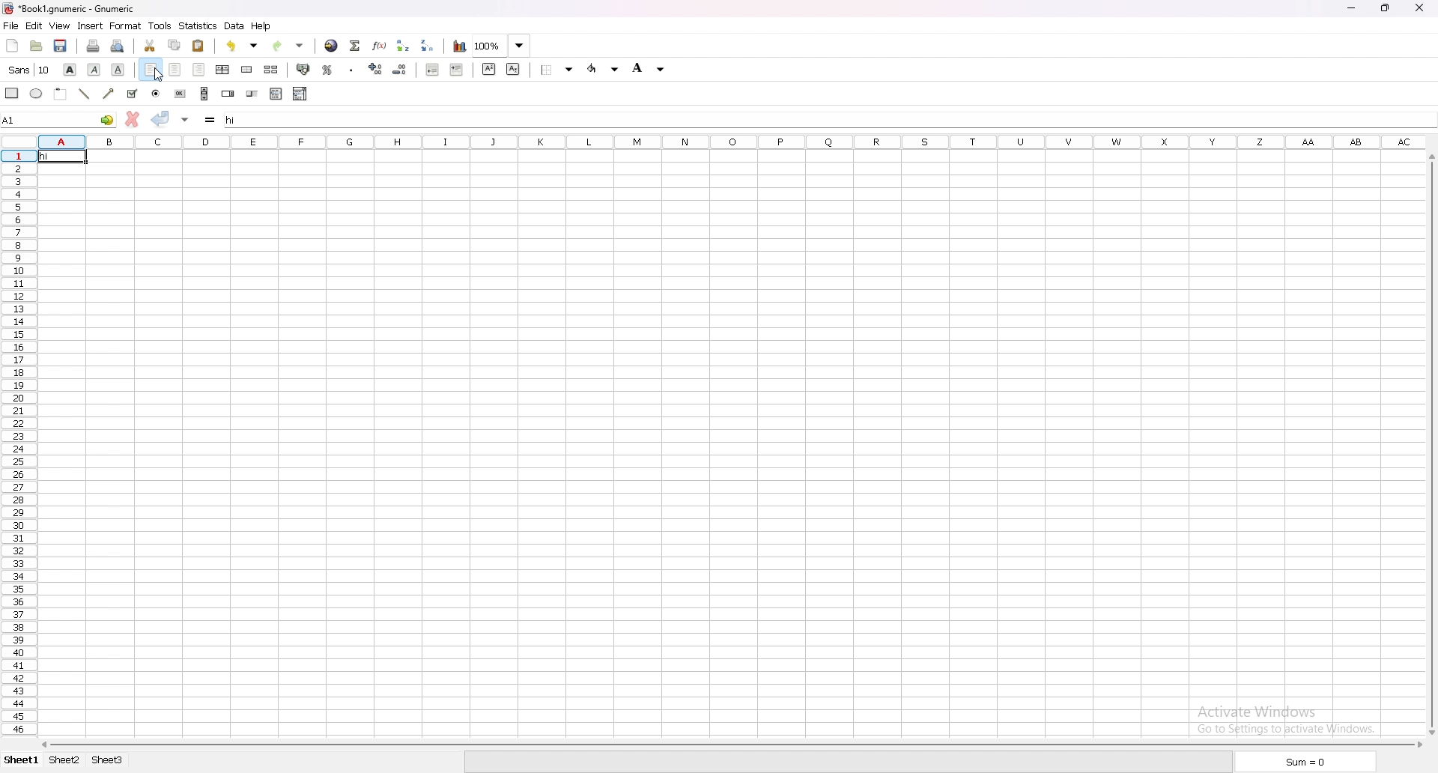  I want to click on cancel changes, so click(132, 119).